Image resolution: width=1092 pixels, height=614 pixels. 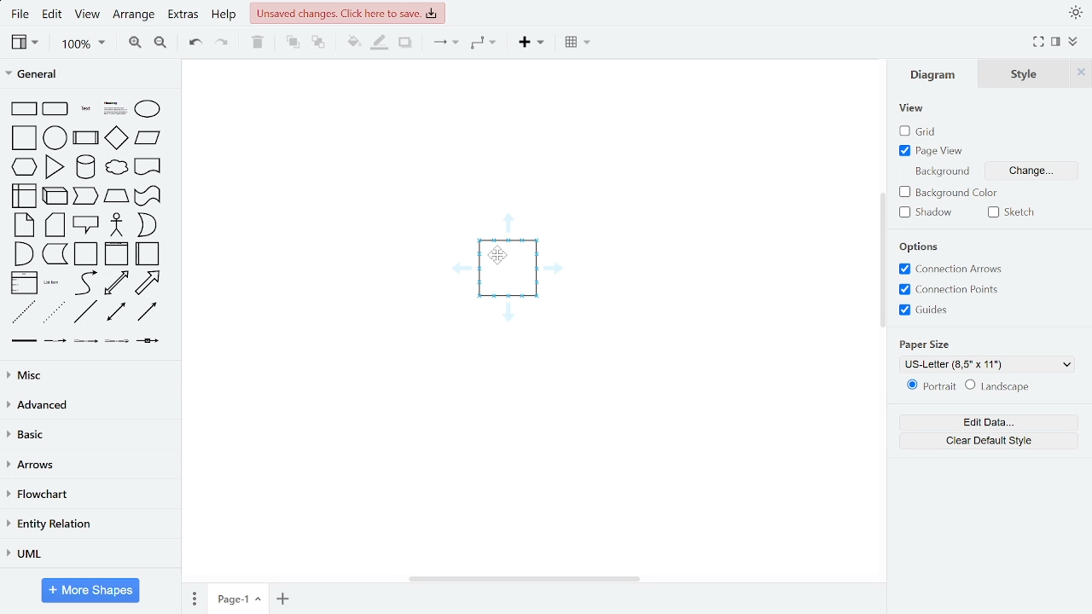 I want to click on general shapes, so click(x=114, y=311).